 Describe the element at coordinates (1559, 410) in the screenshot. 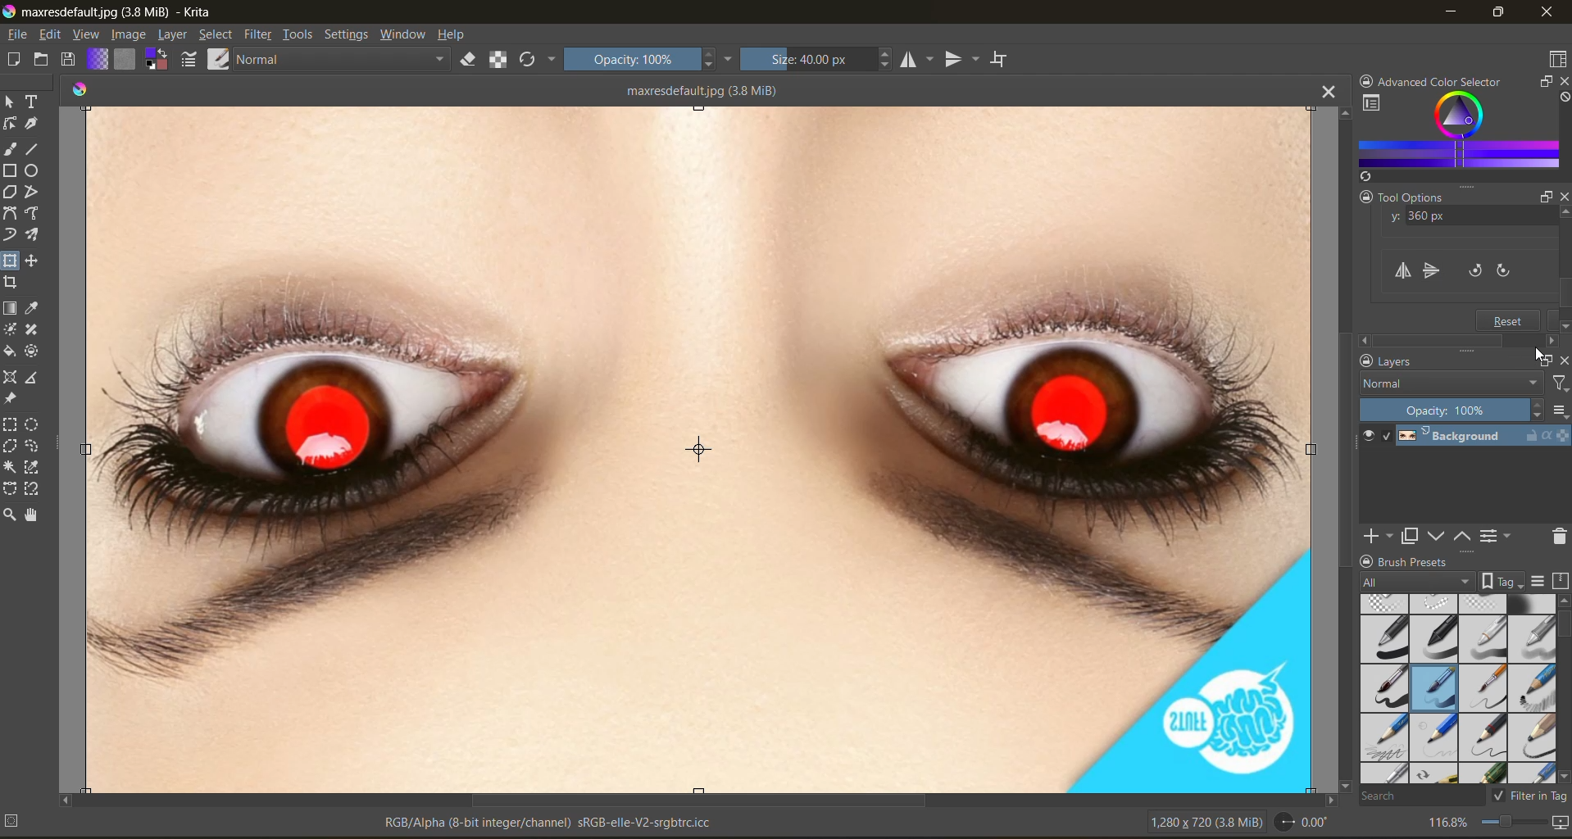

I see `options` at that location.